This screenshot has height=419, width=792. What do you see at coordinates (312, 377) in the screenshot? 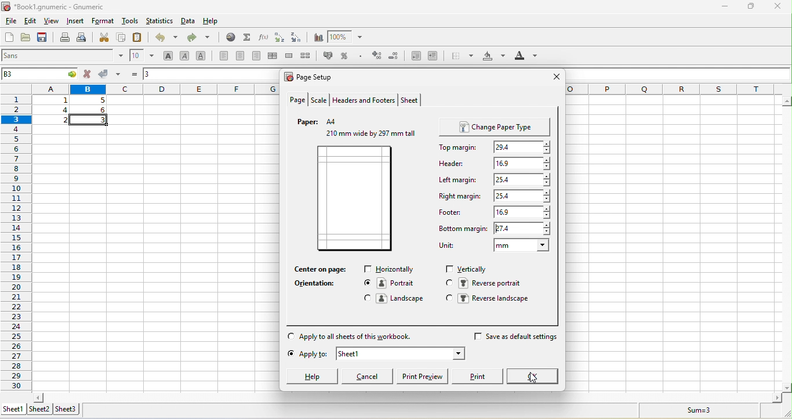
I see `help` at bounding box center [312, 377].